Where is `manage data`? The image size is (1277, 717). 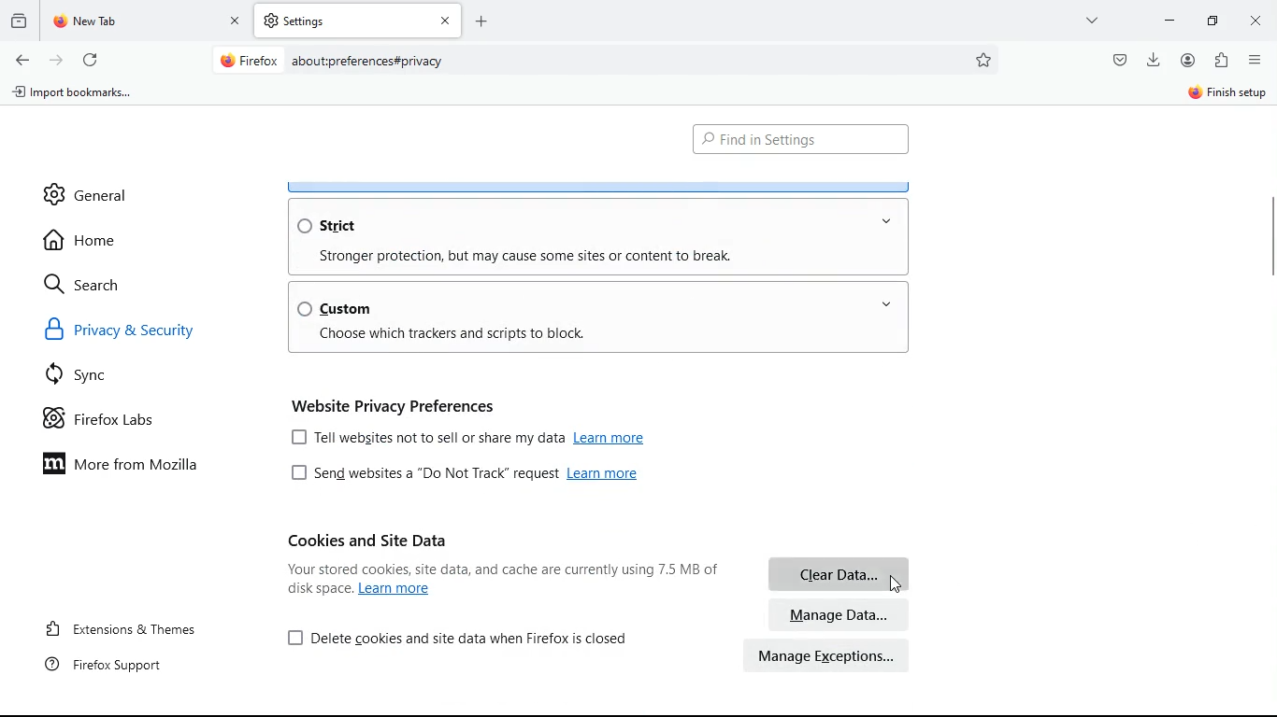
manage data is located at coordinates (839, 614).